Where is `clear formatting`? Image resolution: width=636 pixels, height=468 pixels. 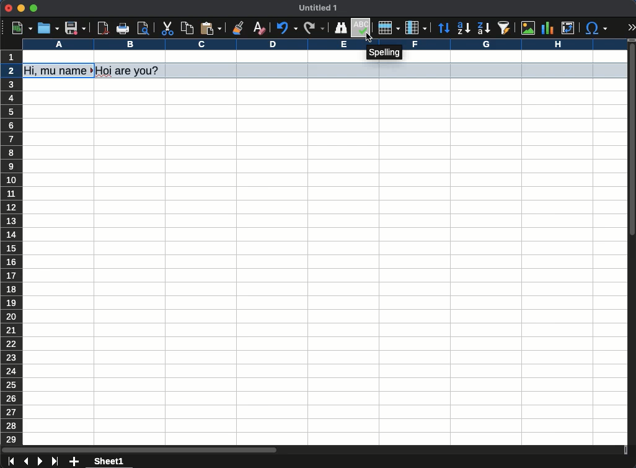 clear formatting is located at coordinates (261, 27).